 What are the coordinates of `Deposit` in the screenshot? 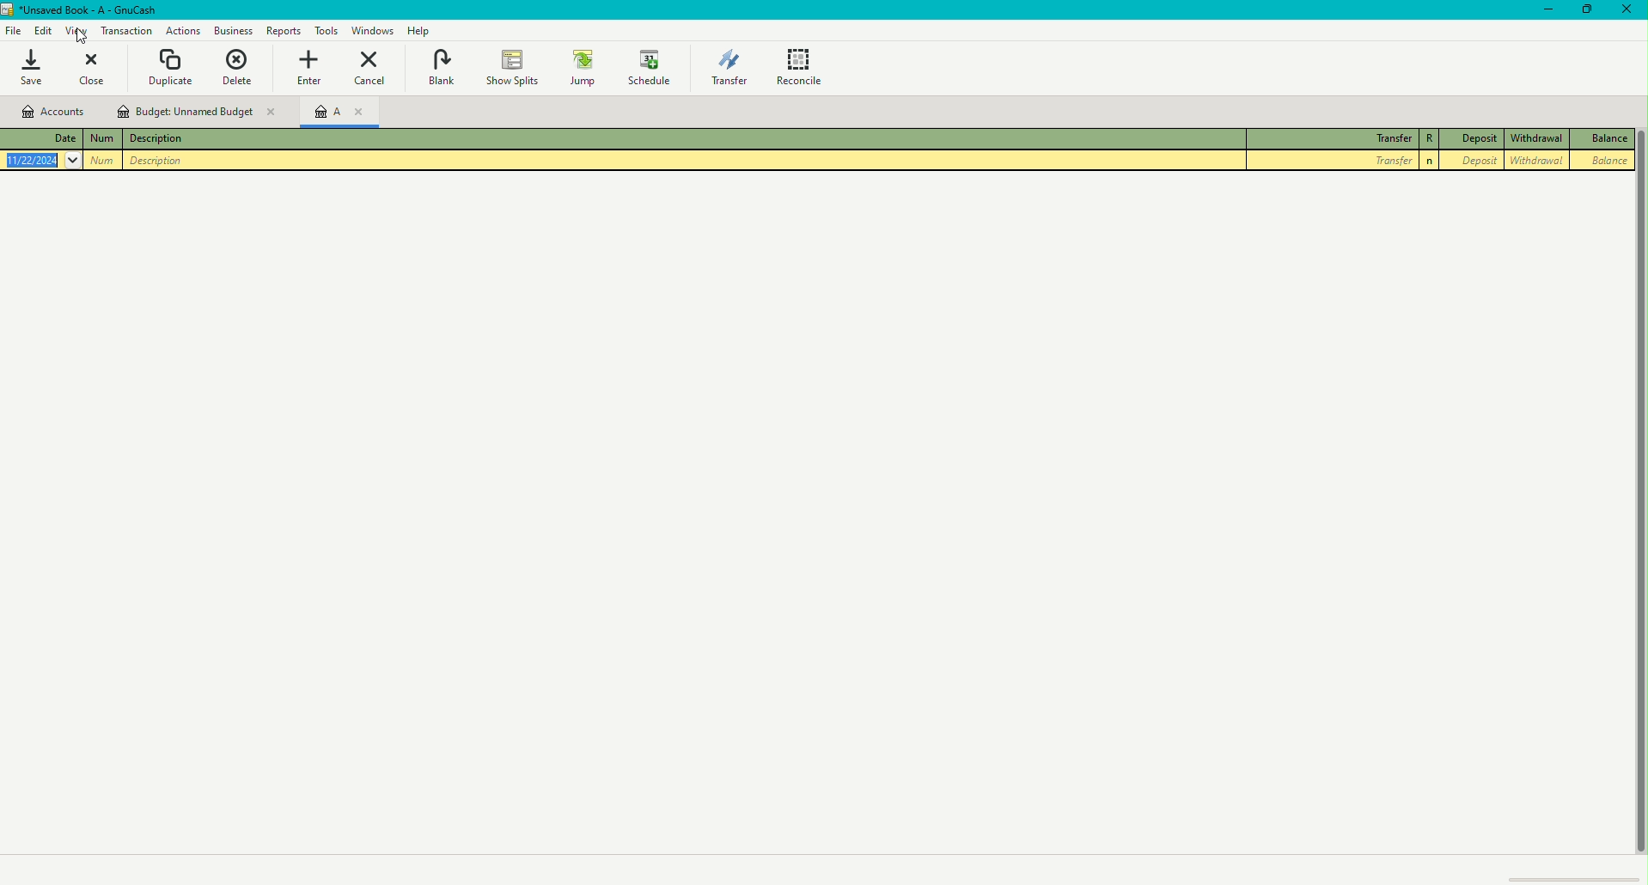 It's located at (1476, 162).